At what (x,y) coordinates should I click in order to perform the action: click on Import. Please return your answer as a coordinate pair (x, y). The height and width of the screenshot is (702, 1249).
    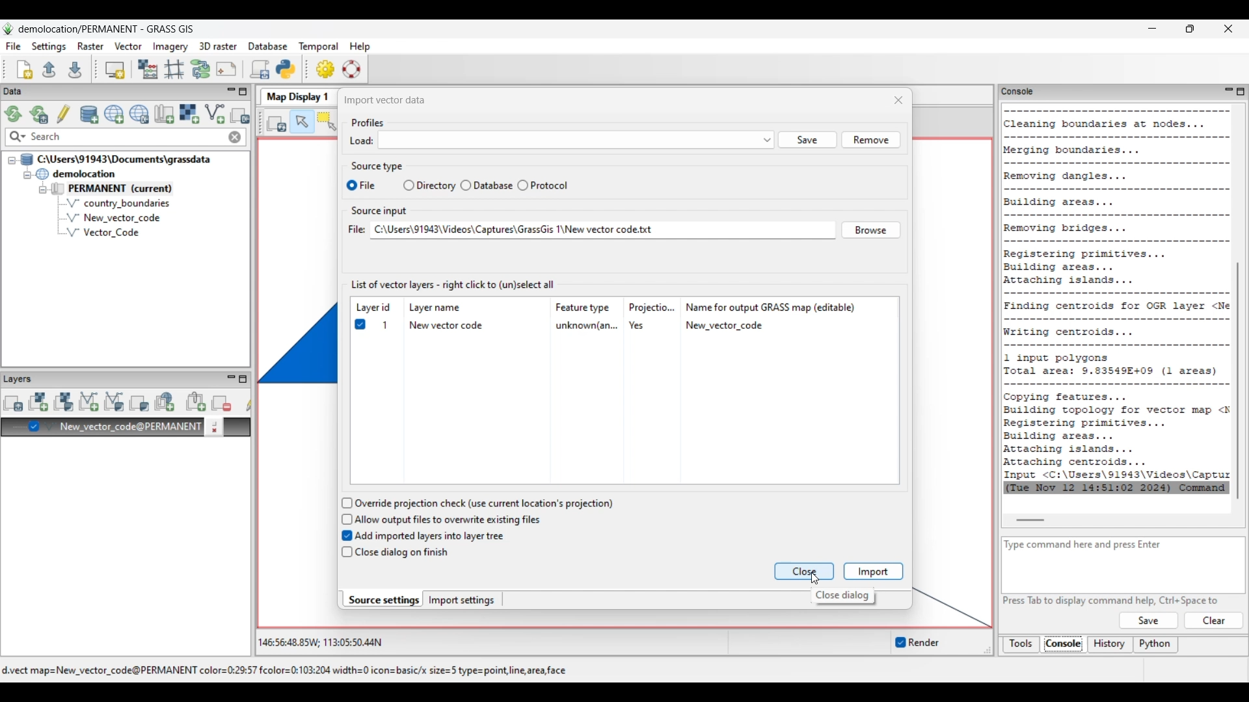
    Looking at the image, I should click on (873, 571).